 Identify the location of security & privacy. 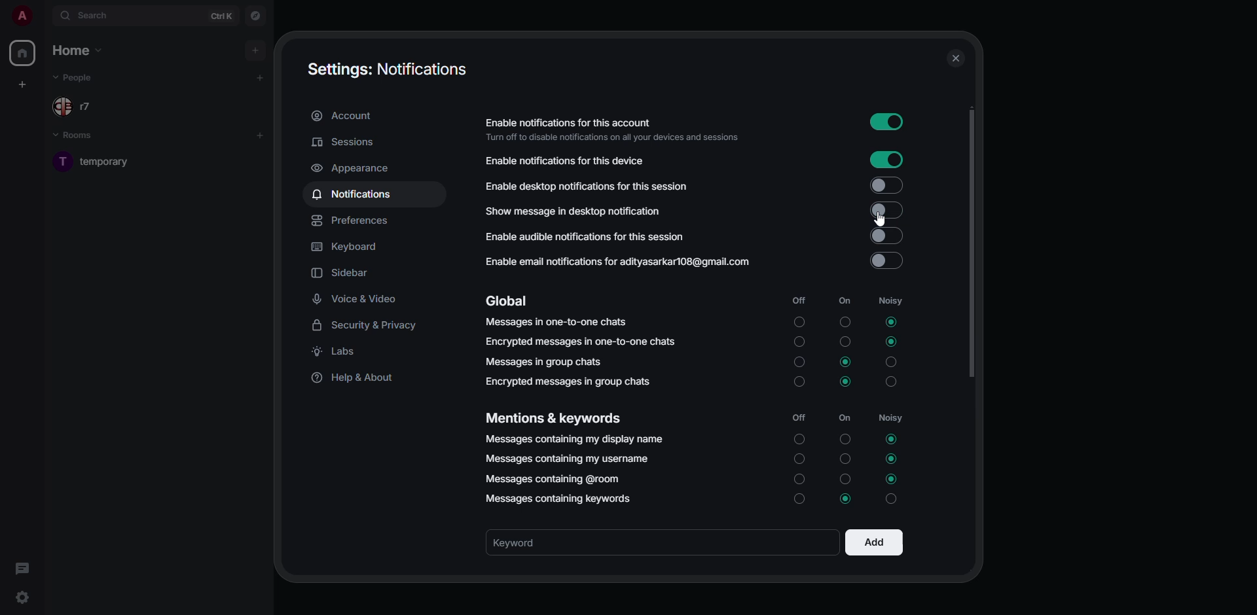
(369, 325).